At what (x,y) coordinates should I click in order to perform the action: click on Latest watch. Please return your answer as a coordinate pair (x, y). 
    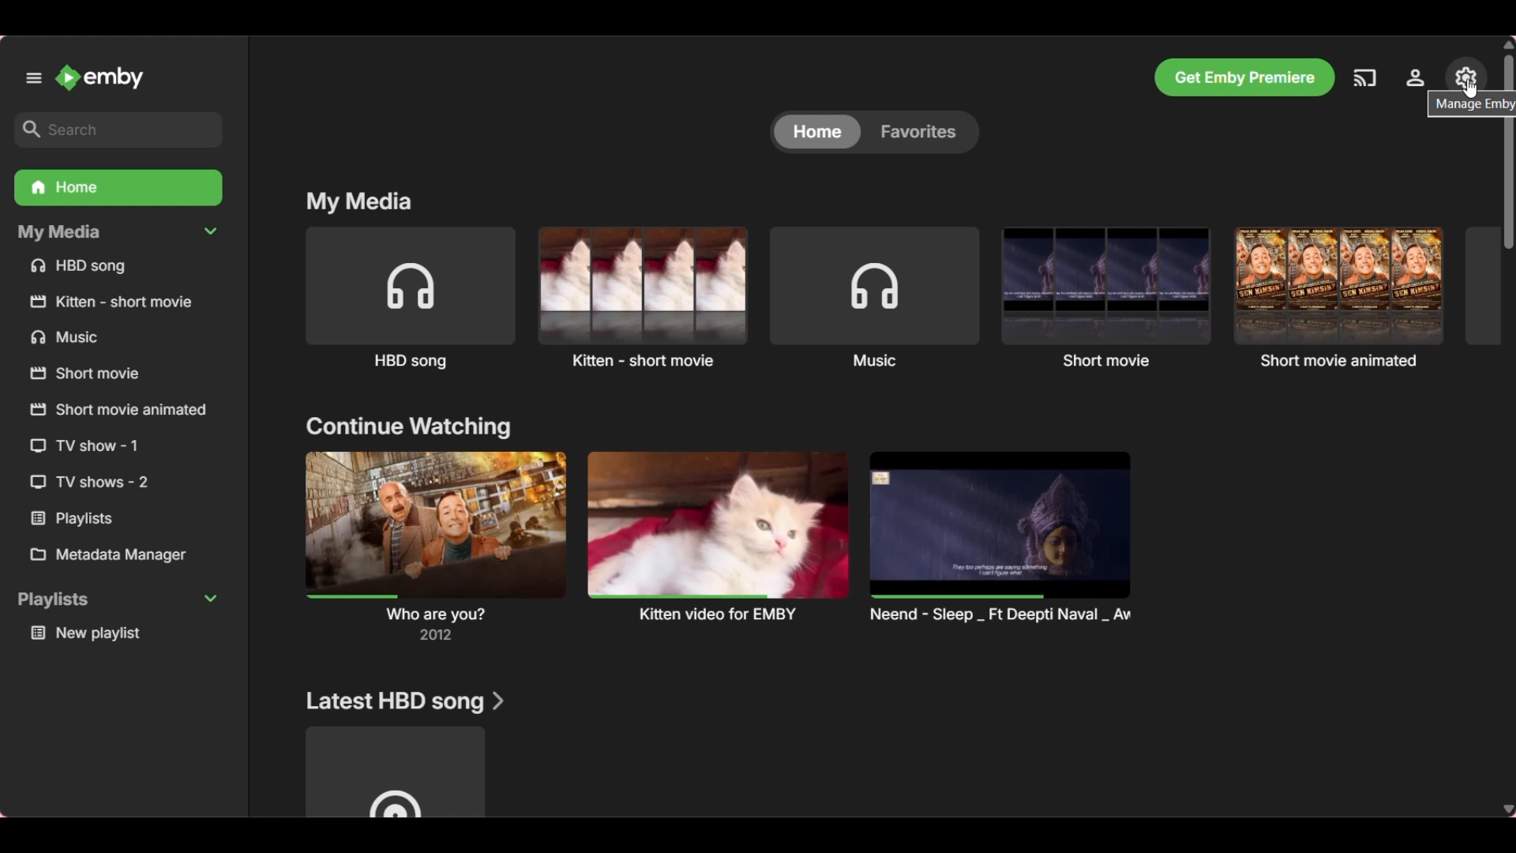
    Looking at the image, I should click on (719, 539).